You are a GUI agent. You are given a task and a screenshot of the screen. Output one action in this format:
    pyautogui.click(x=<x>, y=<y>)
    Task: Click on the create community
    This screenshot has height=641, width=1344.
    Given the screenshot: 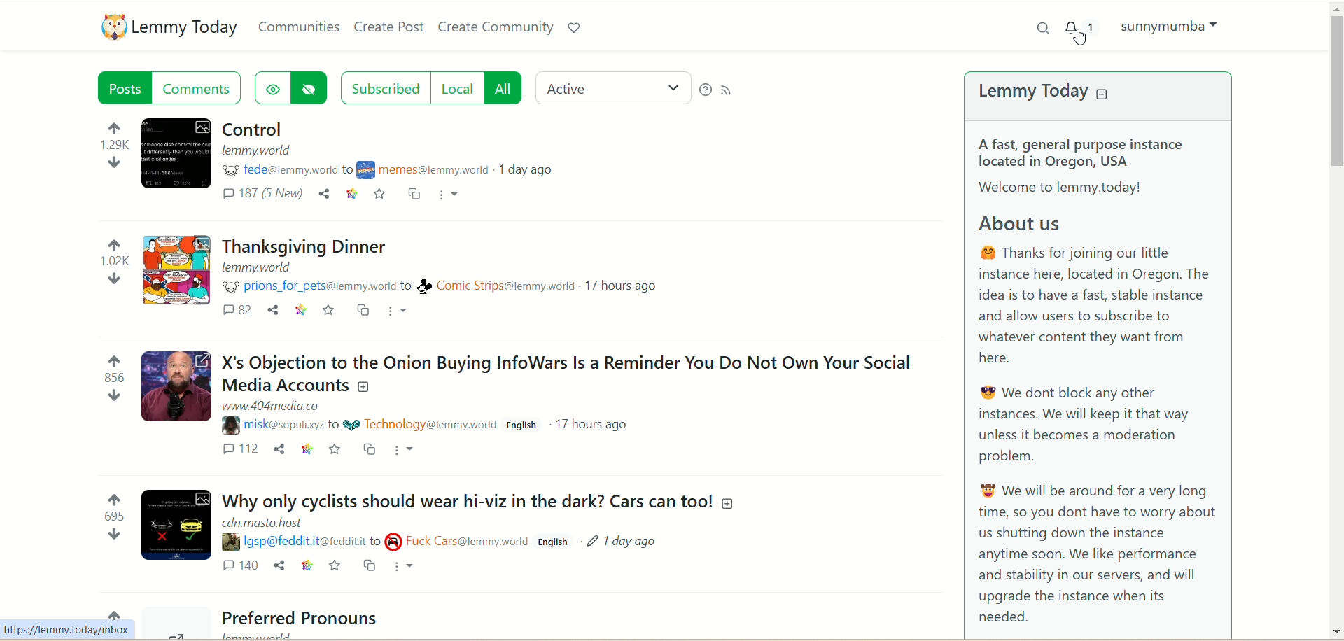 What is the action you would take?
    pyautogui.click(x=492, y=27)
    